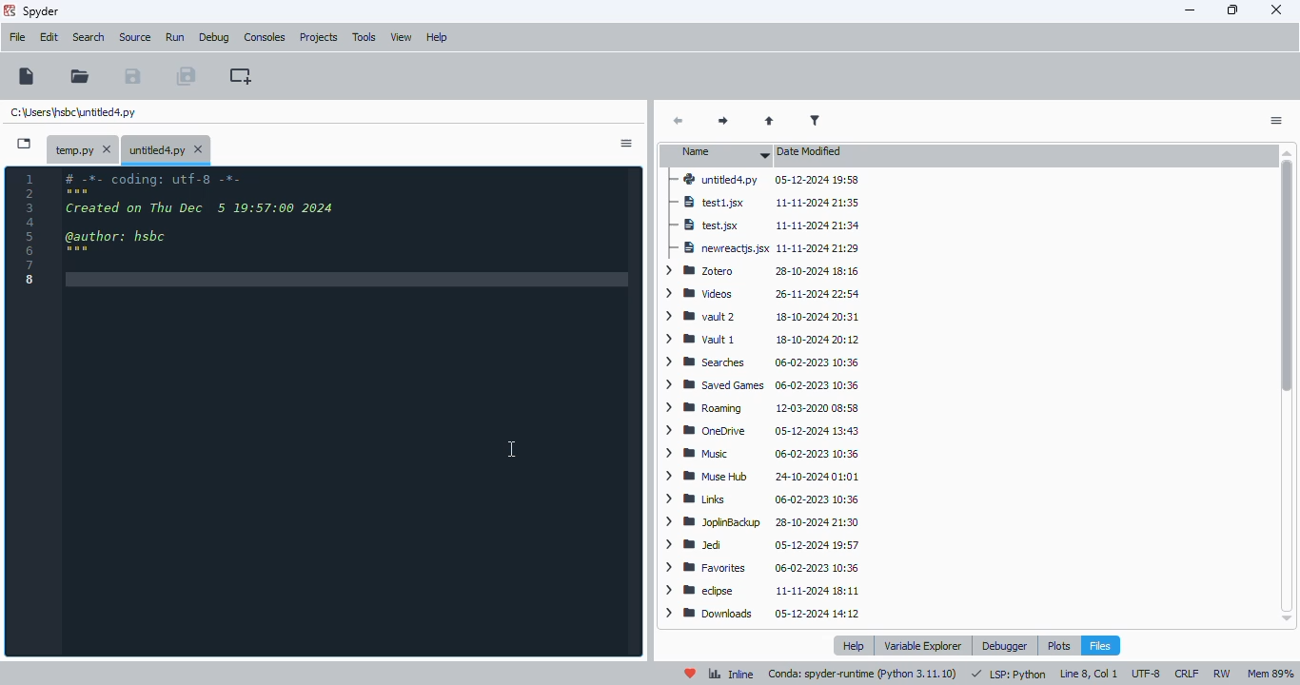 Image resolution: width=1300 pixels, height=685 pixels. What do you see at coordinates (1008, 675) in the screenshot?
I see `LSP: Python` at bounding box center [1008, 675].